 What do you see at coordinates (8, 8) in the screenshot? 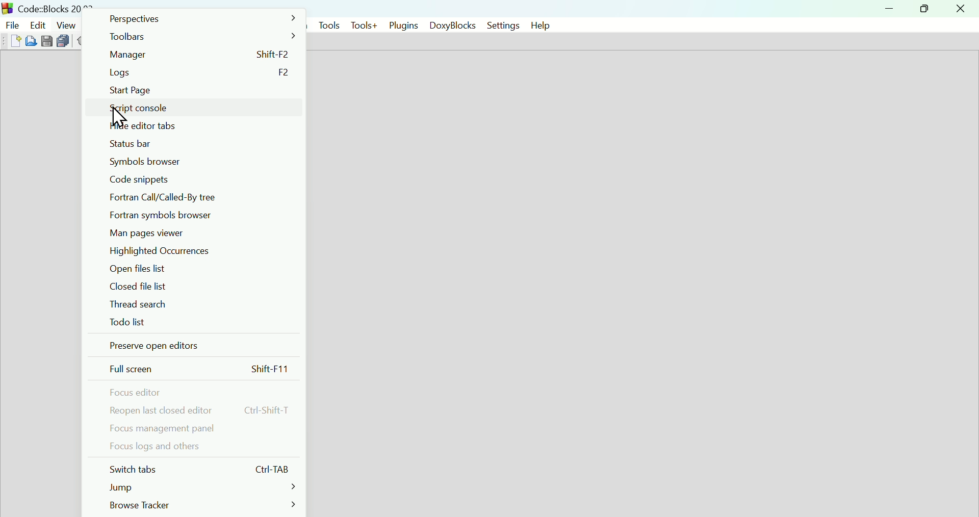
I see `Code Blocks Desktop icon` at bounding box center [8, 8].